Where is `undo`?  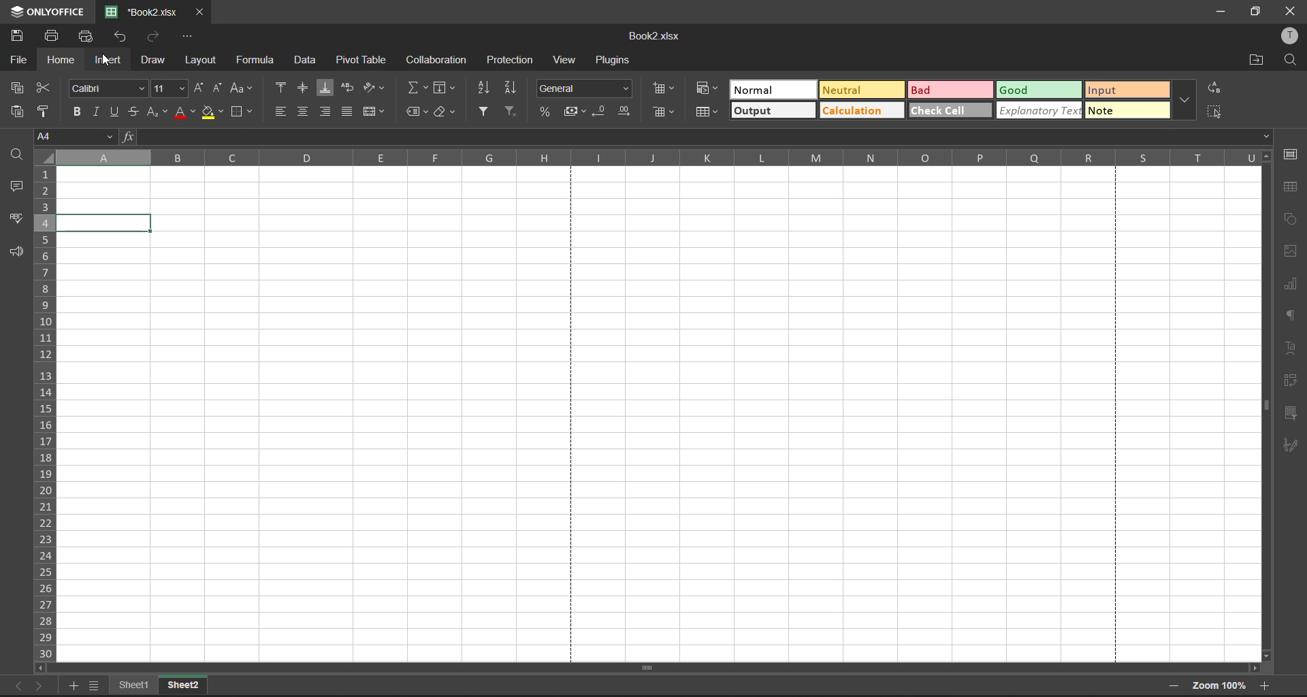
undo is located at coordinates (122, 40).